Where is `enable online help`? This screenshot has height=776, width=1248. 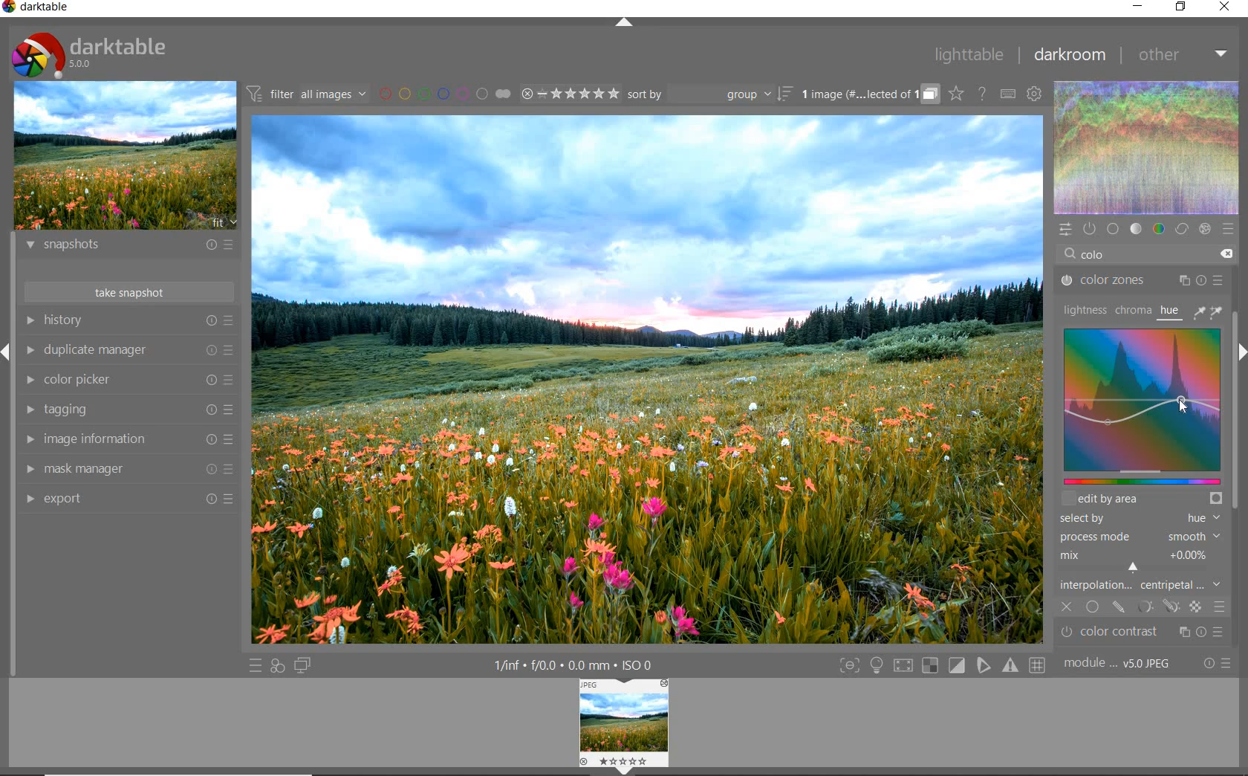
enable online help is located at coordinates (983, 94).